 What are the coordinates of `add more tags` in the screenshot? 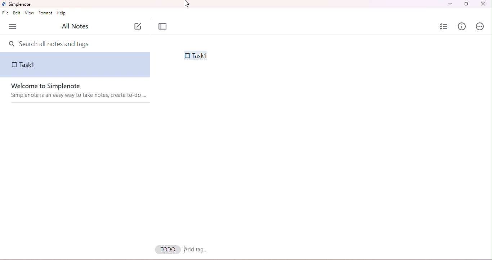 It's located at (197, 250).